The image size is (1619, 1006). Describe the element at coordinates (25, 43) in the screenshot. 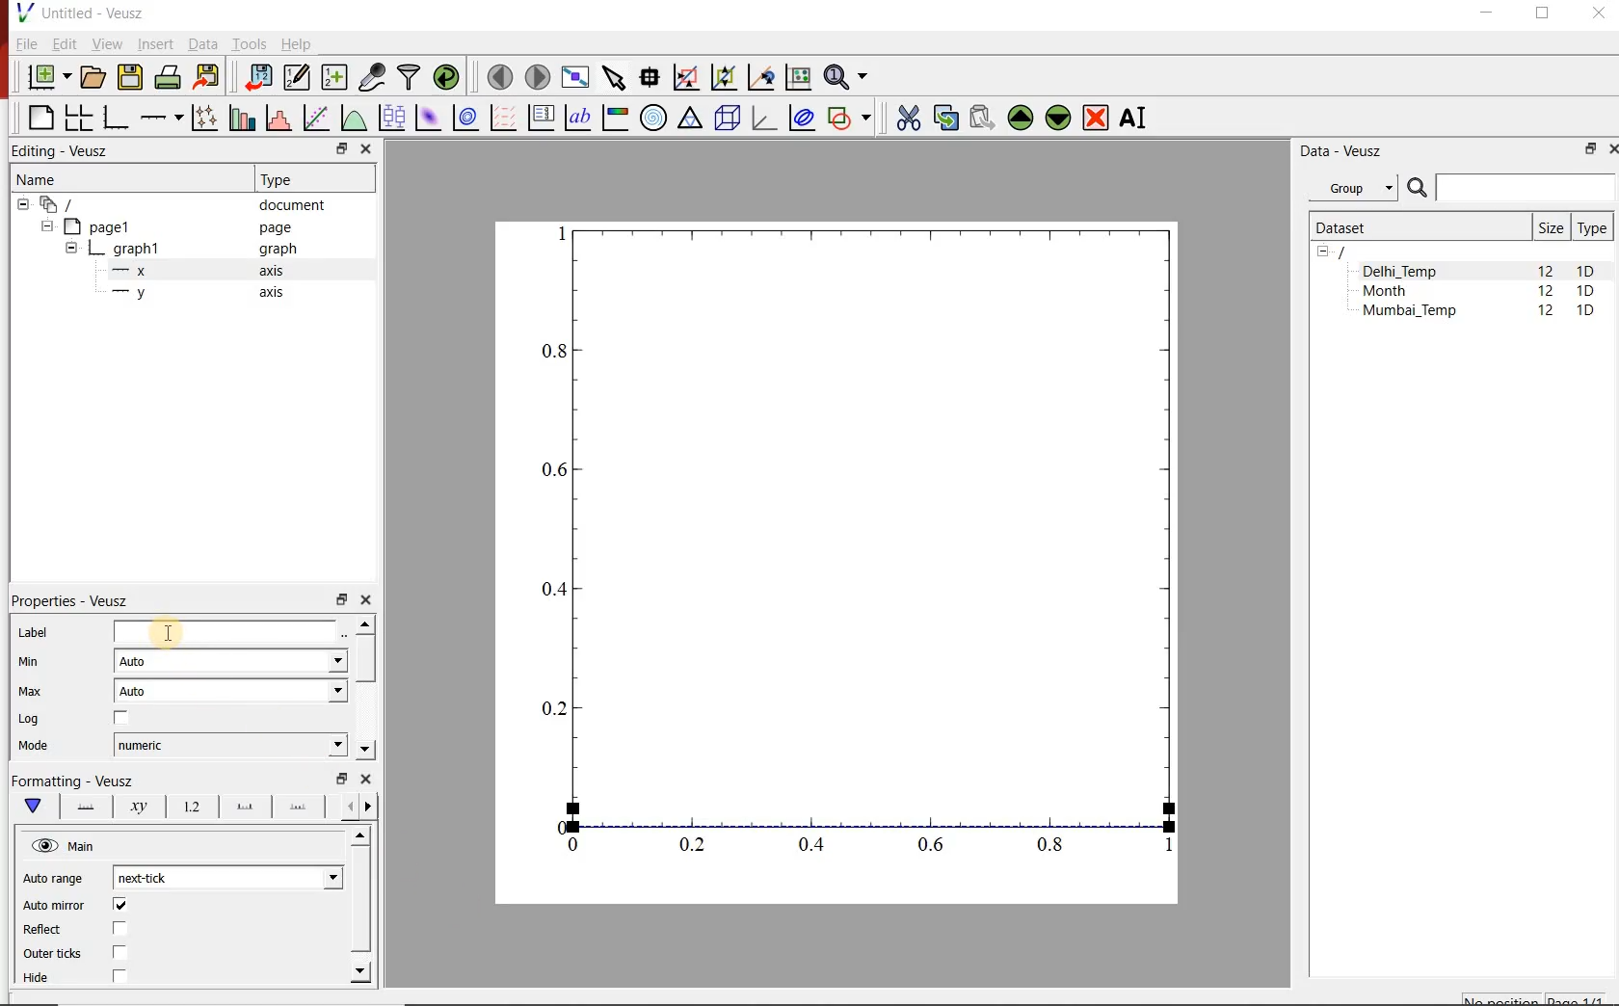

I see `File` at that location.